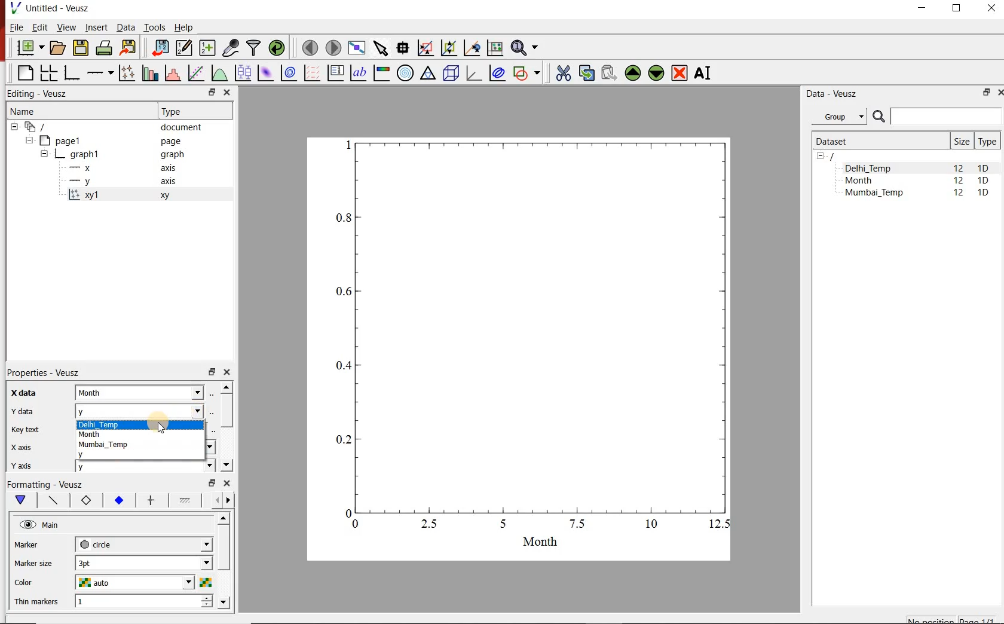 This screenshot has width=1004, height=624. I want to click on blank page, so click(23, 73).